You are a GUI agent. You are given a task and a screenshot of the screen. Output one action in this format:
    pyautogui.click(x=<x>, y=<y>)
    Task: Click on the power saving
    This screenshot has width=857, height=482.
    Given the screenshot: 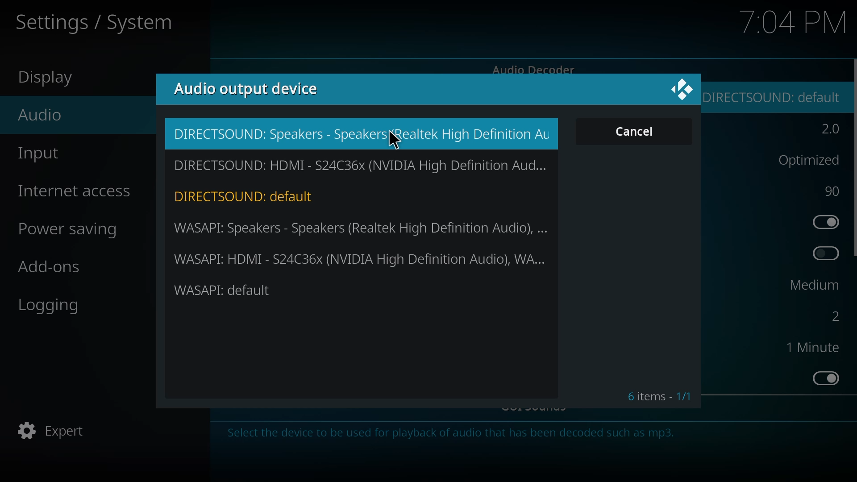 What is the action you would take?
    pyautogui.click(x=74, y=231)
    